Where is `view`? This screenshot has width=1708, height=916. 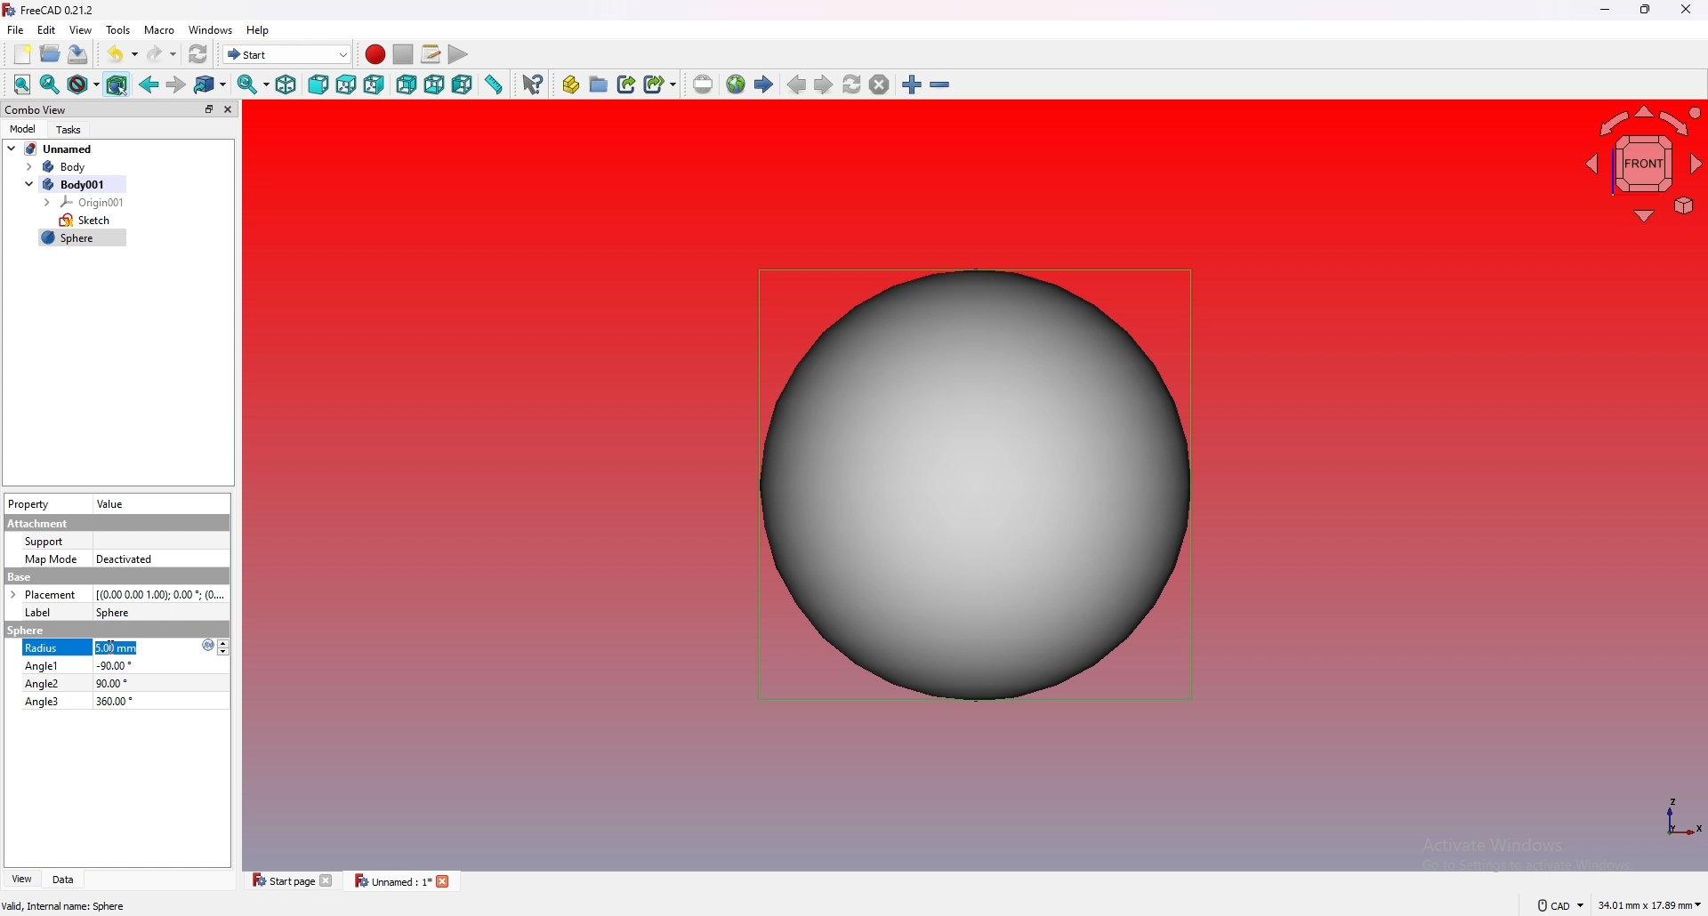
view is located at coordinates (80, 30).